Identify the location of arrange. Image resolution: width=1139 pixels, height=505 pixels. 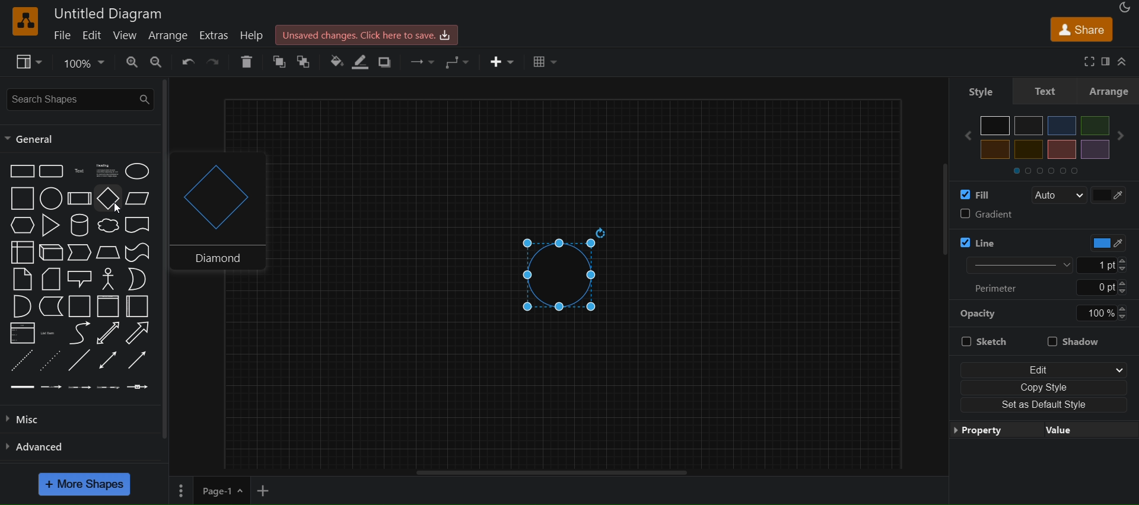
(171, 36).